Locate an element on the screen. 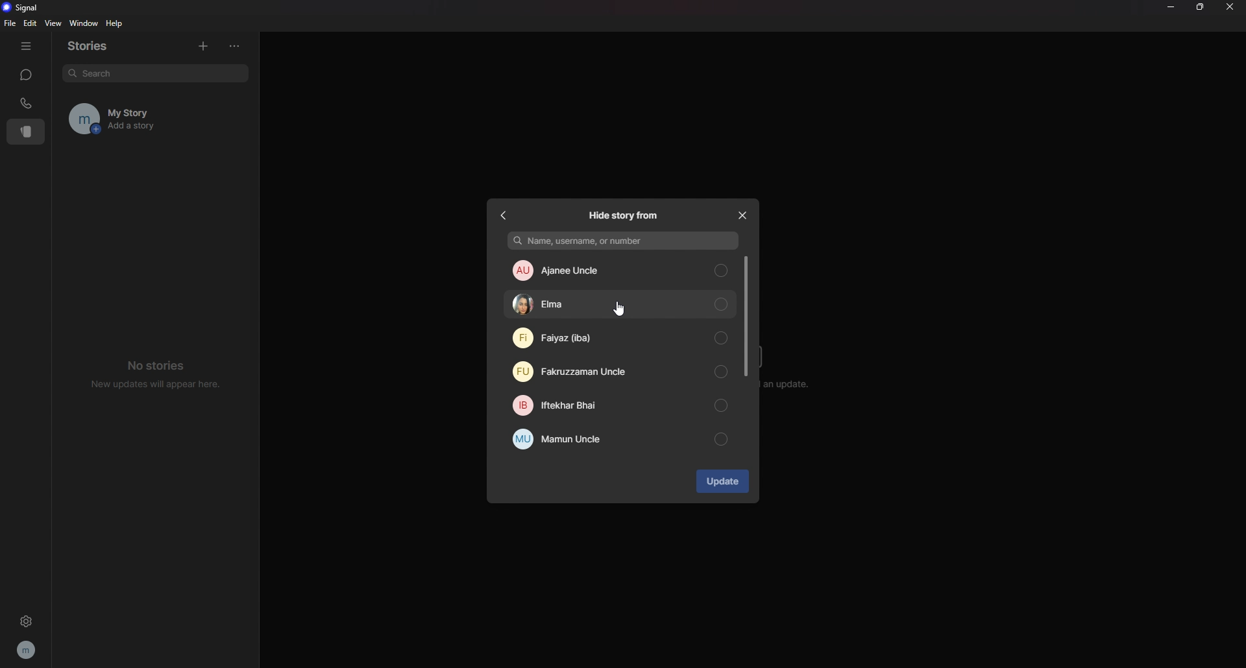 This screenshot has height=668, width=1246. no stories new updates will appear here is located at coordinates (157, 373).